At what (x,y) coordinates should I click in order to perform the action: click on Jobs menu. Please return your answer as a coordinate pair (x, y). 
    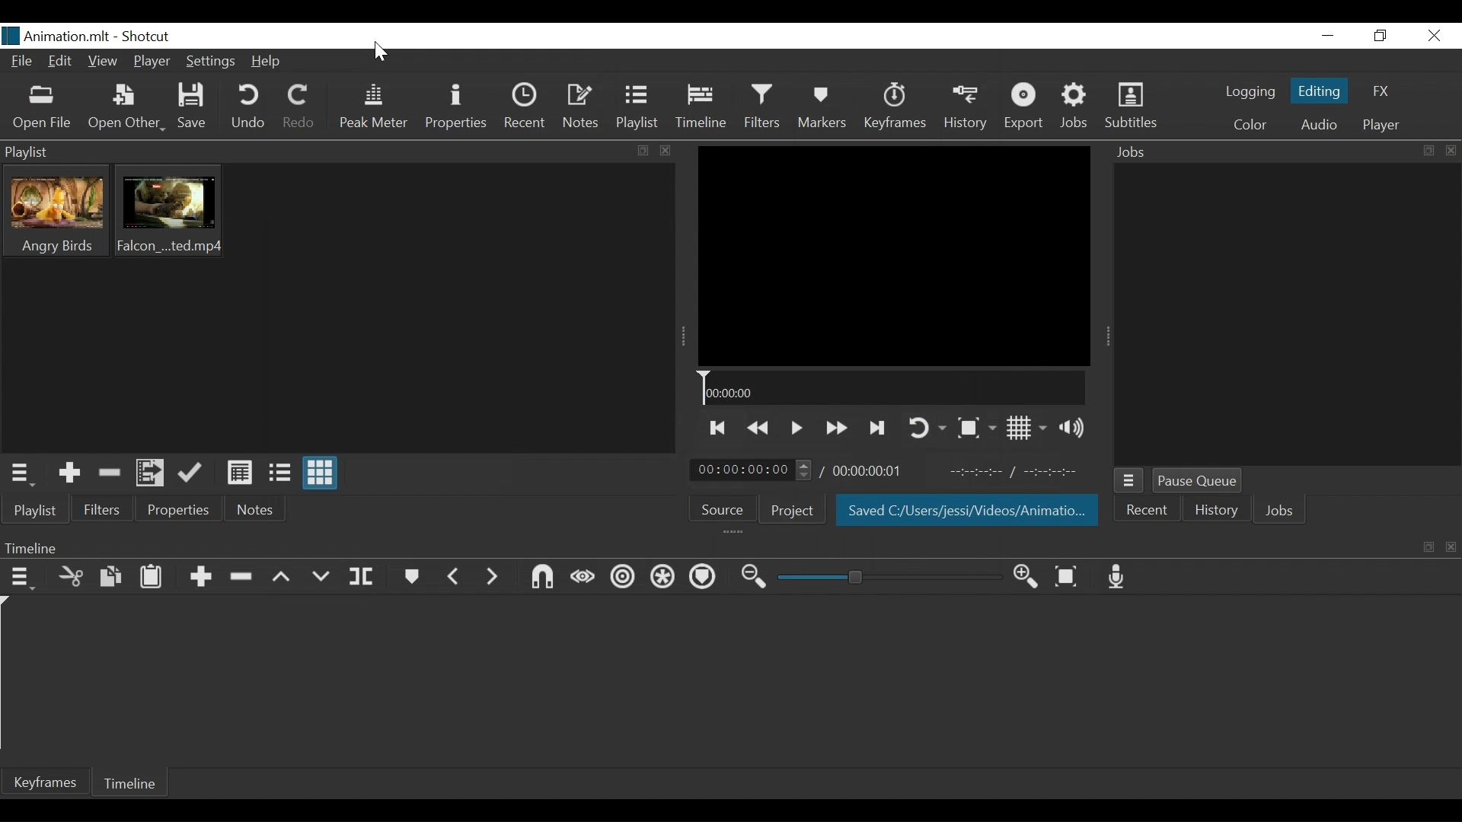
    Looking at the image, I should click on (1129, 481).